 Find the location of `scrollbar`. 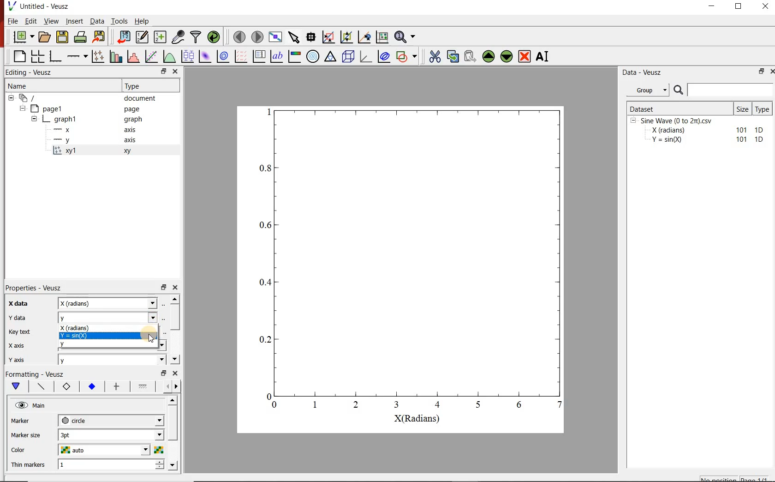

scrollbar is located at coordinates (175, 318).